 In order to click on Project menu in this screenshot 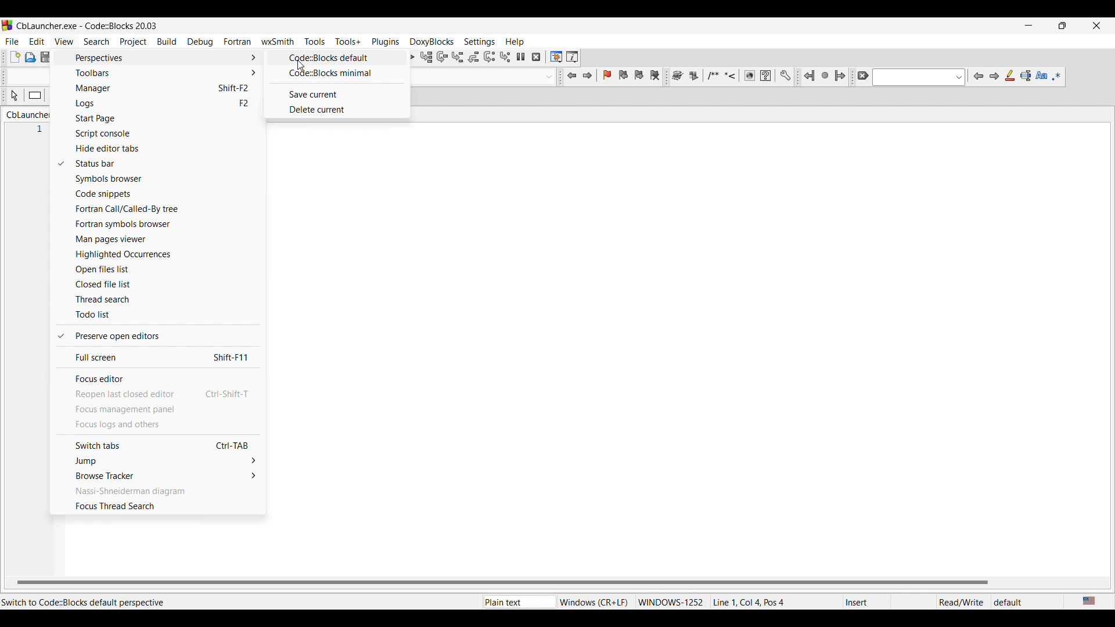, I will do `click(134, 42)`.